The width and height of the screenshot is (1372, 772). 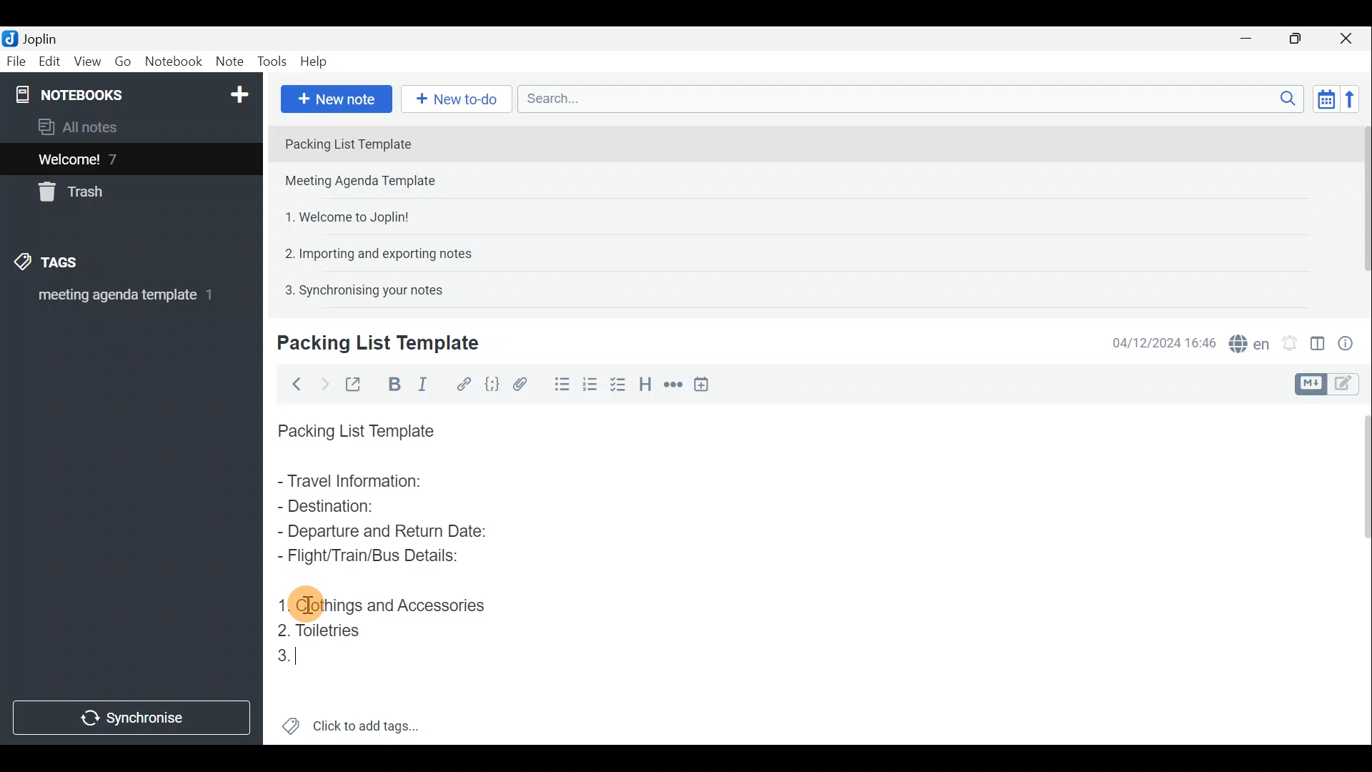 I want to click on Maximise, so click(x=1301, y=39).